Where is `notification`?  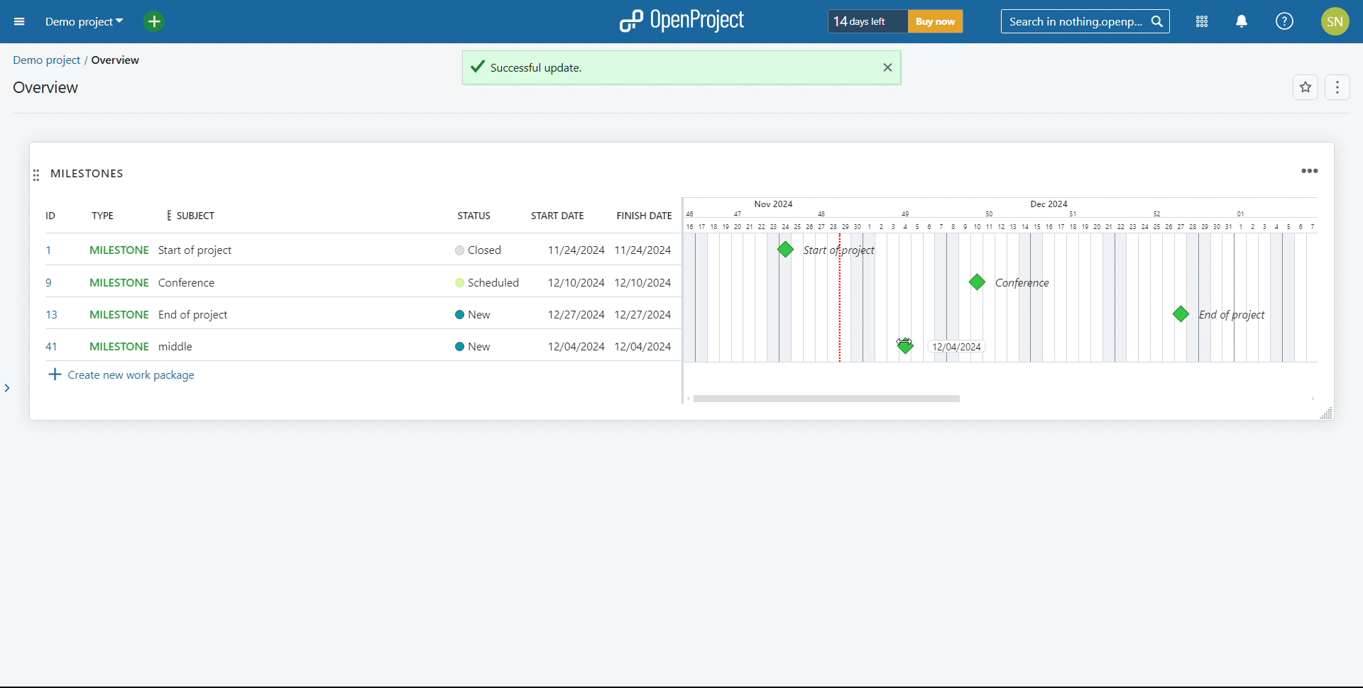
notification is located at coordinates (1242, 22).